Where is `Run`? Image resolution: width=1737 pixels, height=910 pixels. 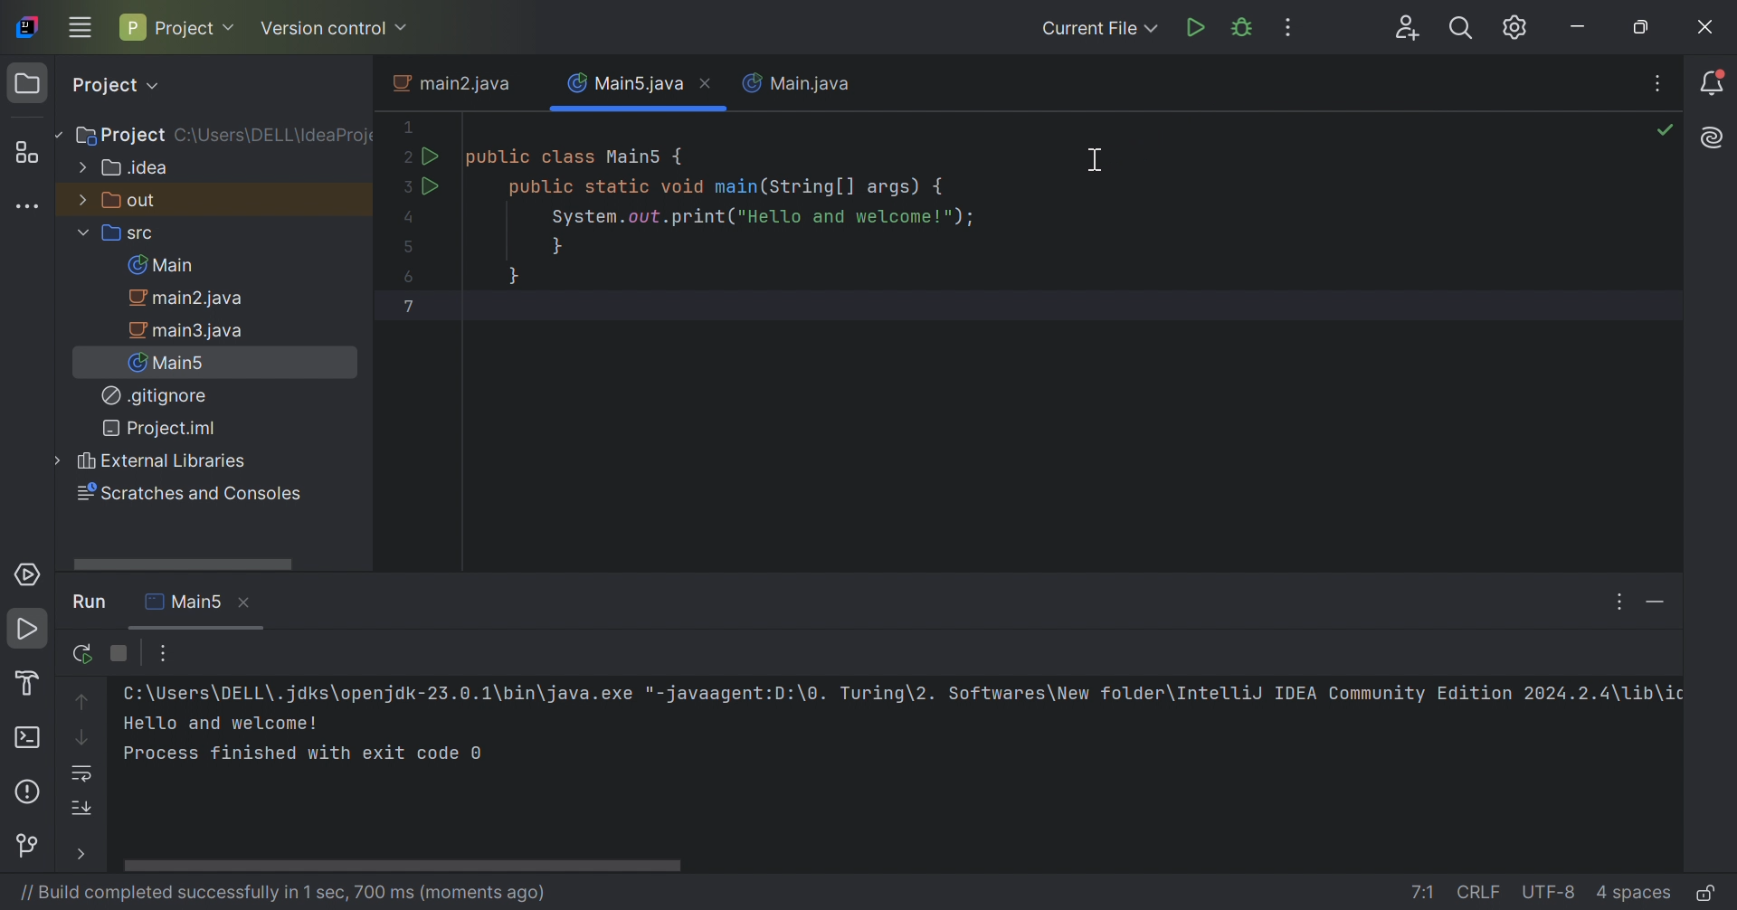
Run is located at coordinates (432, 154).